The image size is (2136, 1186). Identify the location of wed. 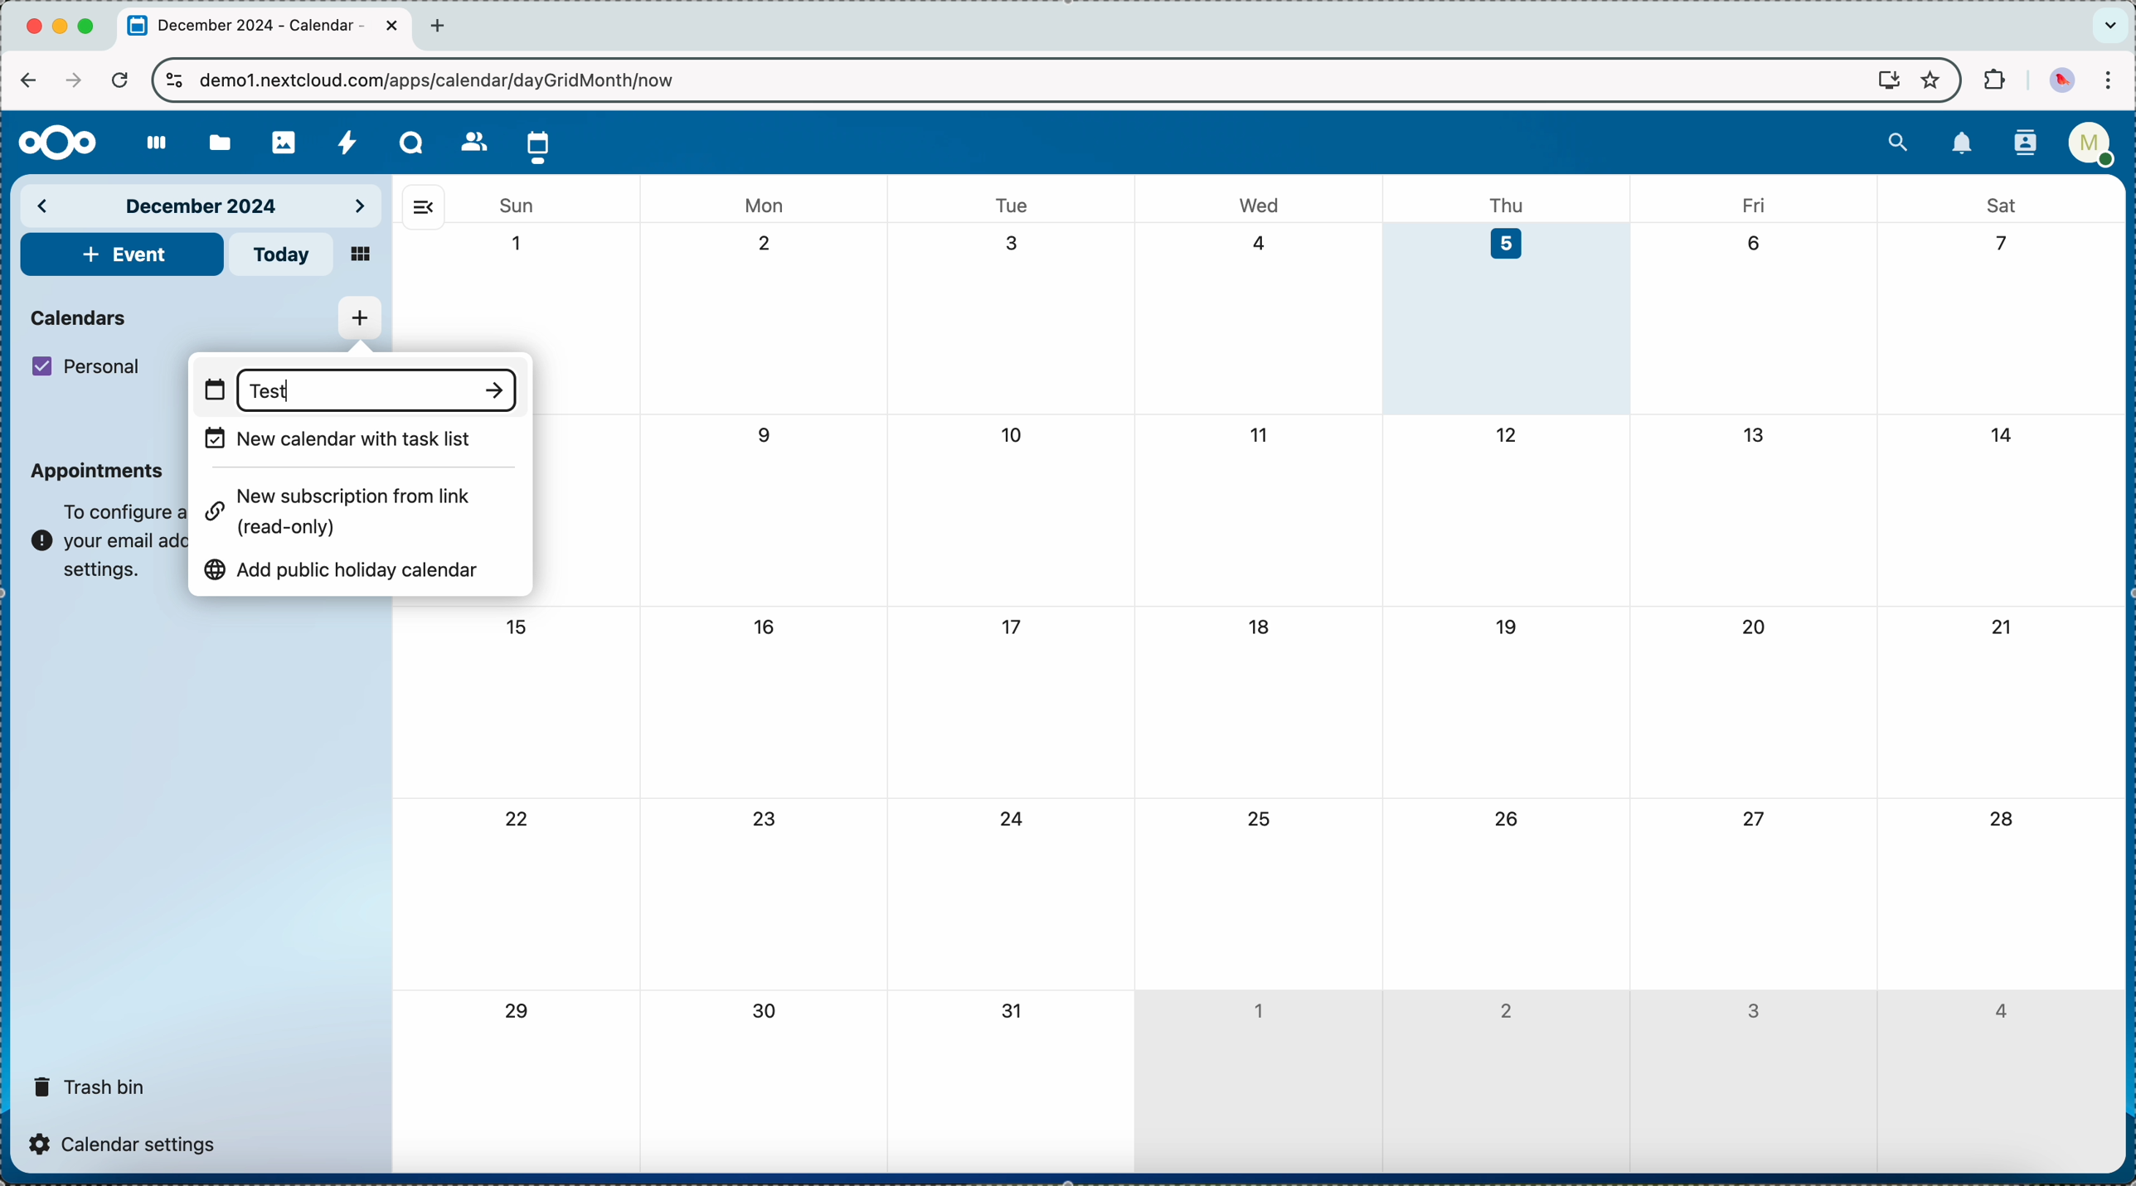
(1261, 205).